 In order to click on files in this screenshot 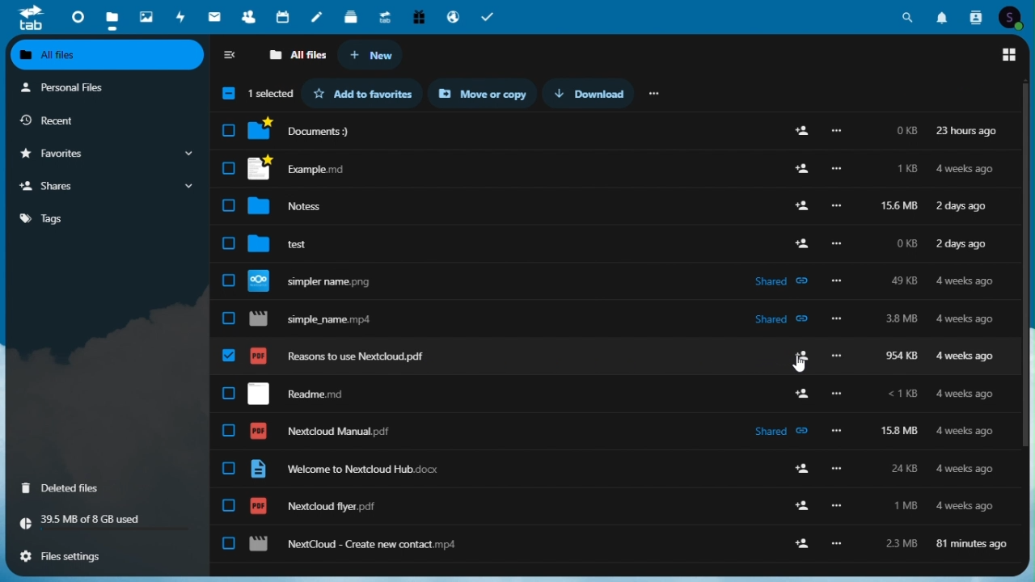, I will do `click(112, 17)`.